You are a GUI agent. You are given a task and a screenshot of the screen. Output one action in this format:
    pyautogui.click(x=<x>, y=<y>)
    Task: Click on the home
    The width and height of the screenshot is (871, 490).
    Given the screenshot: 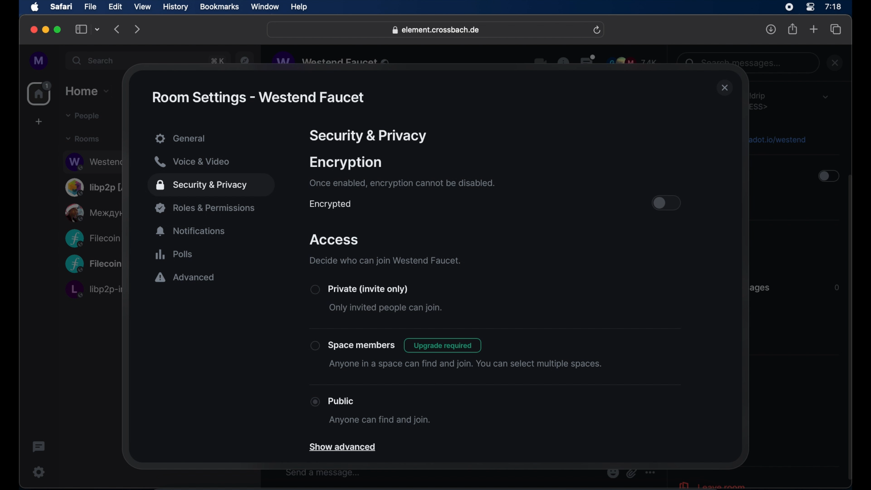 What is the action you would take?
    pyautogui.click(x=40, y=93)
    